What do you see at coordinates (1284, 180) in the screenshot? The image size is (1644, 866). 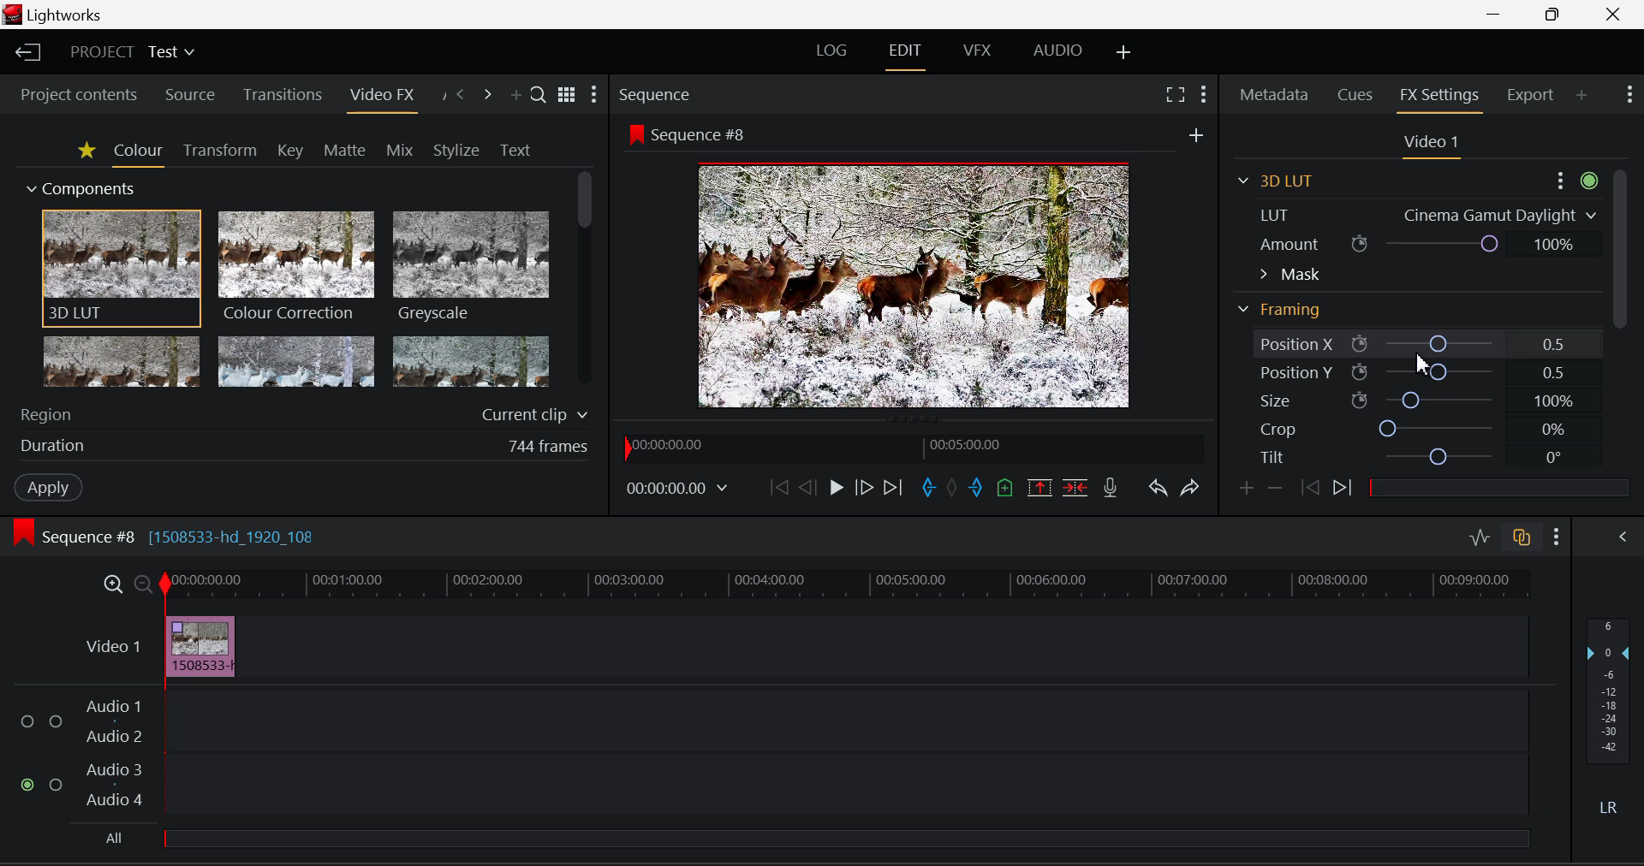 I see `3D LUT Section` at bounding box center [1284, 180].